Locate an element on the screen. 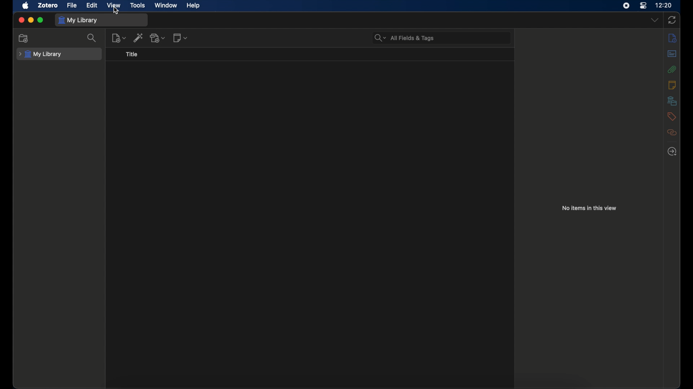 The height and width of the screenshot is (389, 693). abstract is located at coordinates (672, 54).